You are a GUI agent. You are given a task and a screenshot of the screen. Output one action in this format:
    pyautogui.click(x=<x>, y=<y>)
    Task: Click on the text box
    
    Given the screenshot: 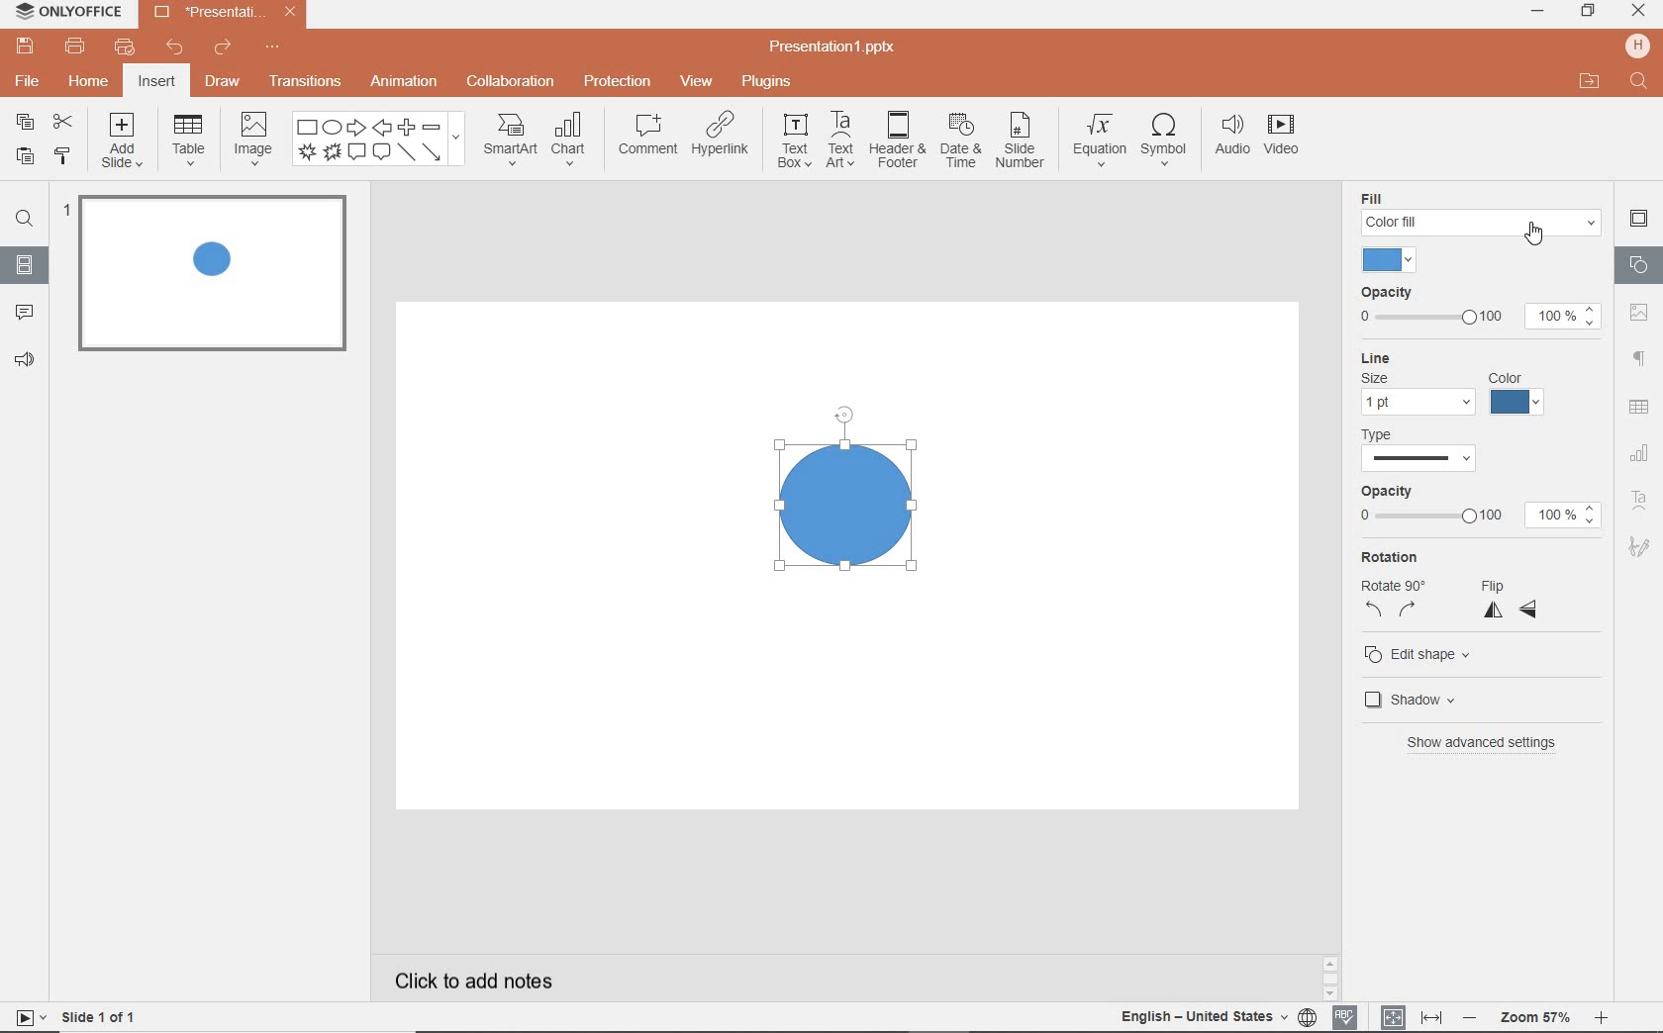 What is the action you would take?
    pyautogui.click(x=794, y=141)
    